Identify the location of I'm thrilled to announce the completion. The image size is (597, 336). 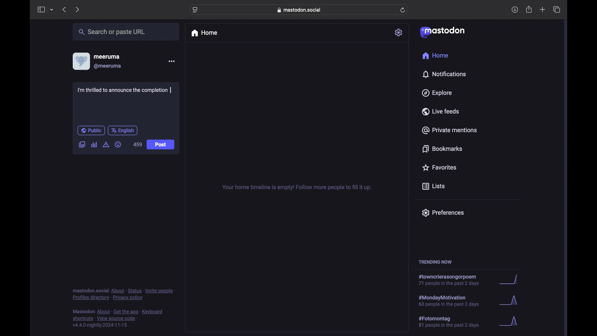
(124, 91).